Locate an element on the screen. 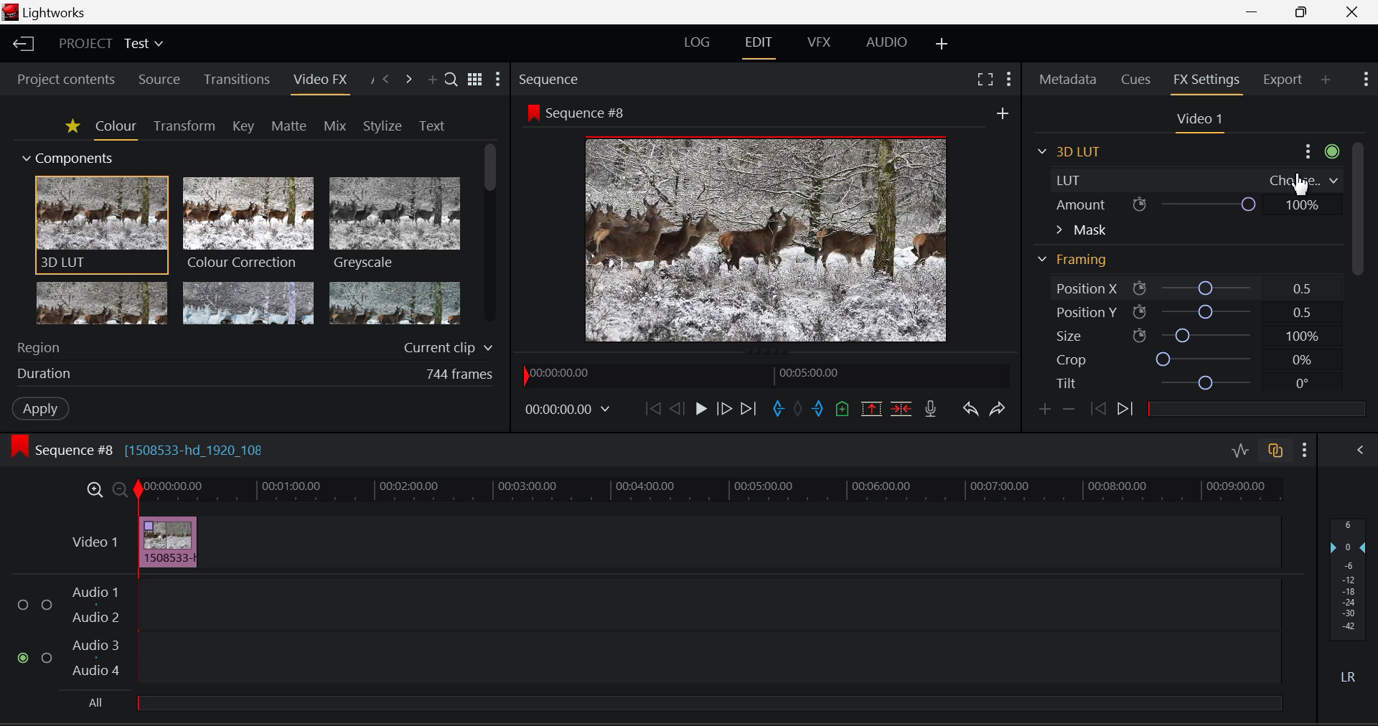  Effect duration is located at coordinates (253, 374).